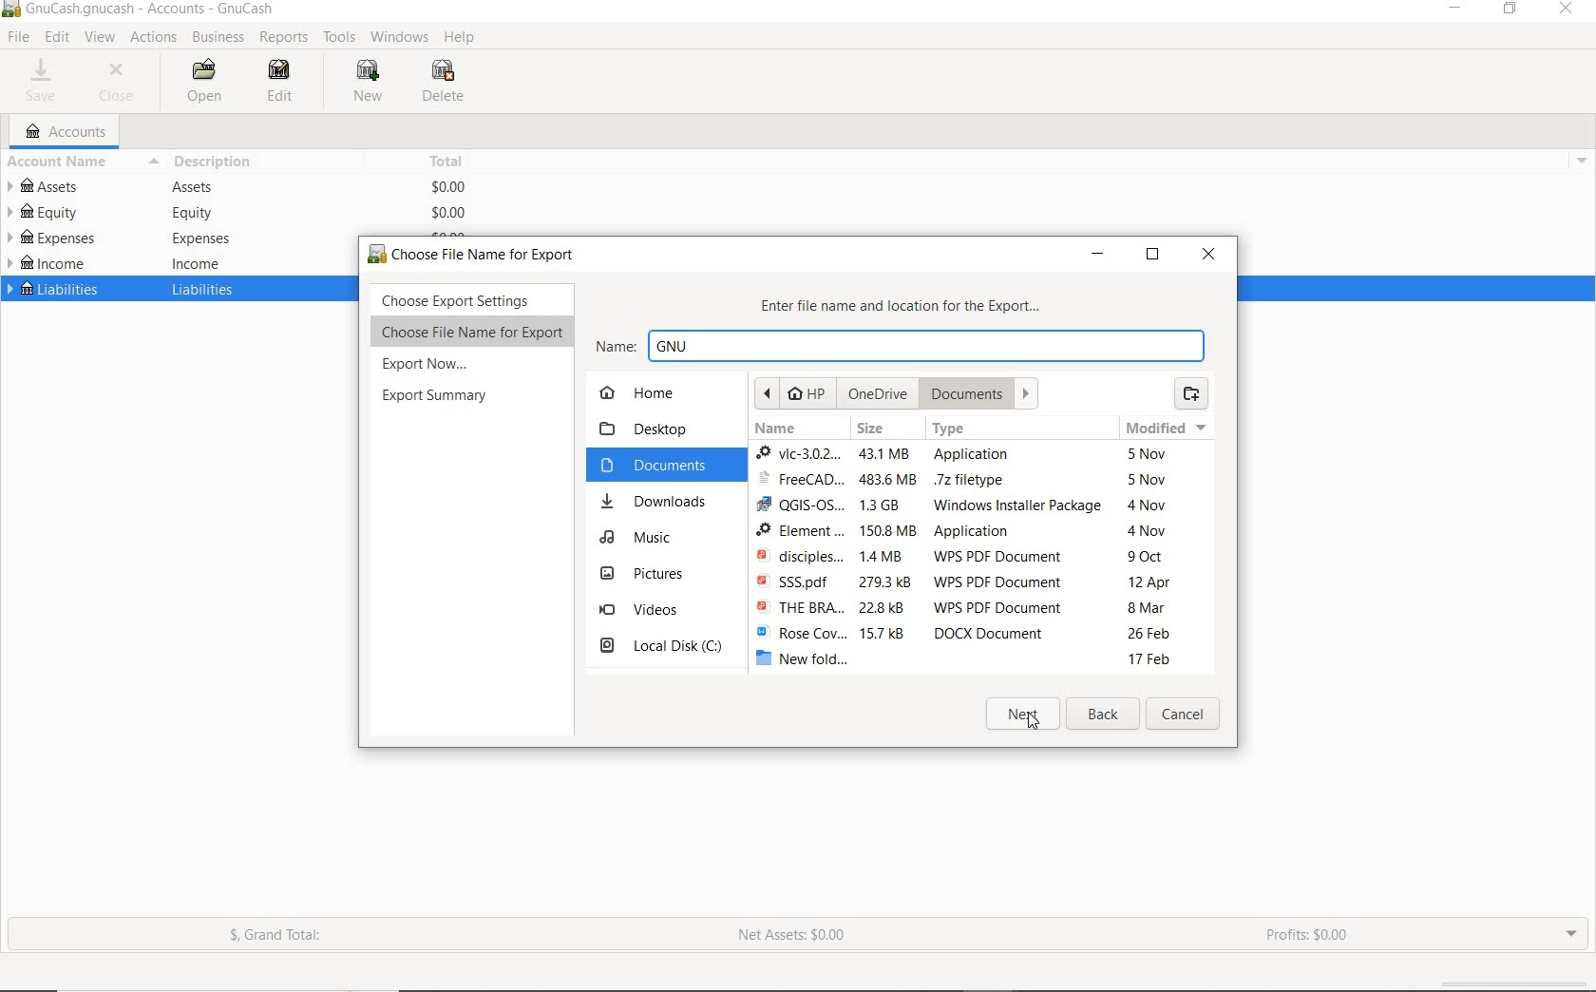 The height and width of the screenshot is (992, 1596). Describe the element at coordinates (652, 573) in the screenshot. I see `pictures` at that location.